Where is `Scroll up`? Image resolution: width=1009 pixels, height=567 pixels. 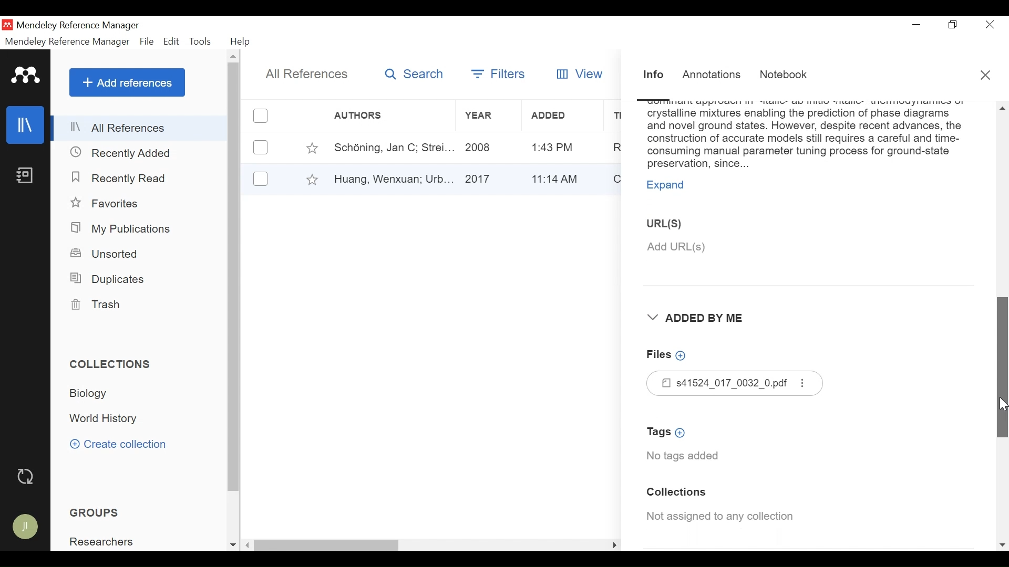
Scroll up is located at coordinates (1001, 108).